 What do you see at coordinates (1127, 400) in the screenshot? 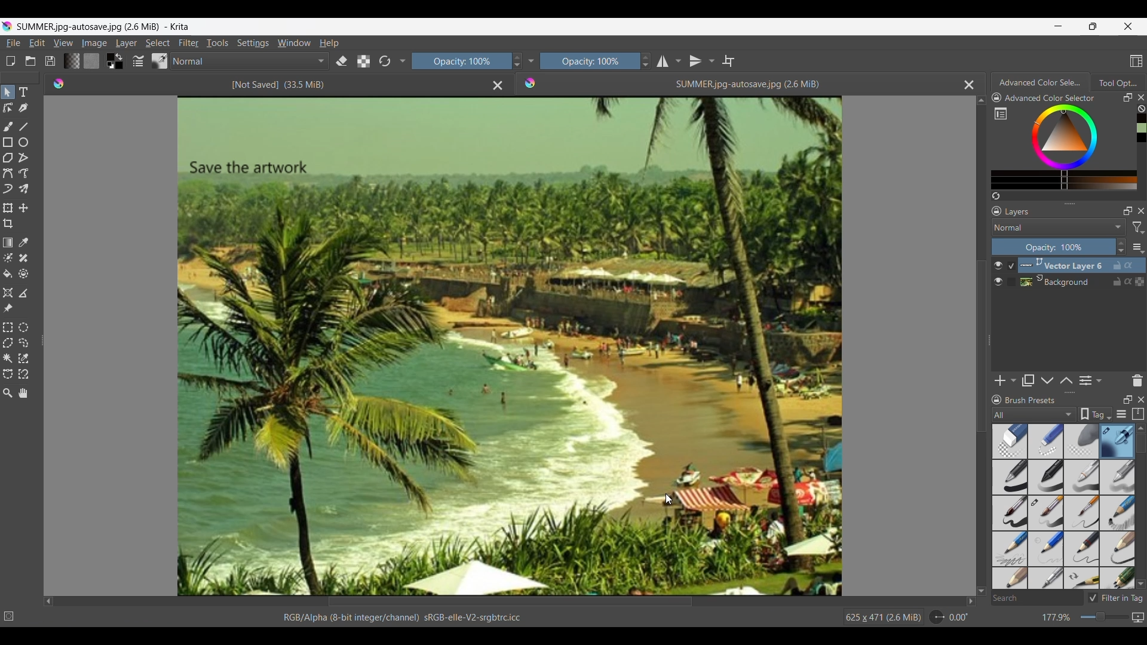
I see `Float panel` at bounding box center [1127, 400].